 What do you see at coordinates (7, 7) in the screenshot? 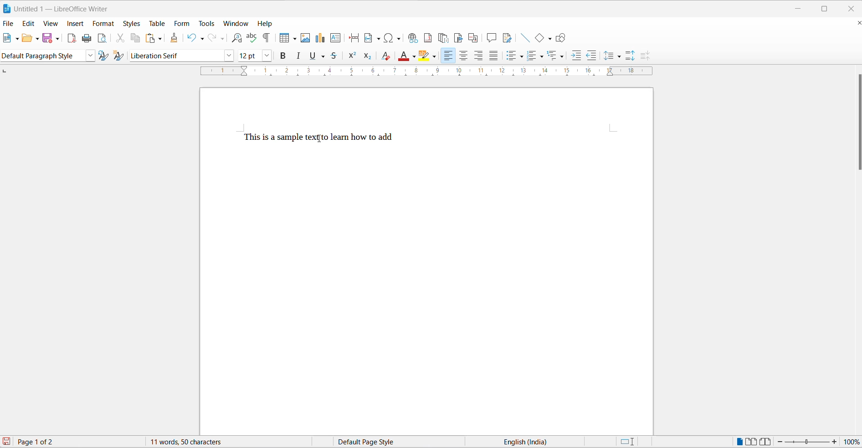
I see `logo` at bounding box center [7, 7].